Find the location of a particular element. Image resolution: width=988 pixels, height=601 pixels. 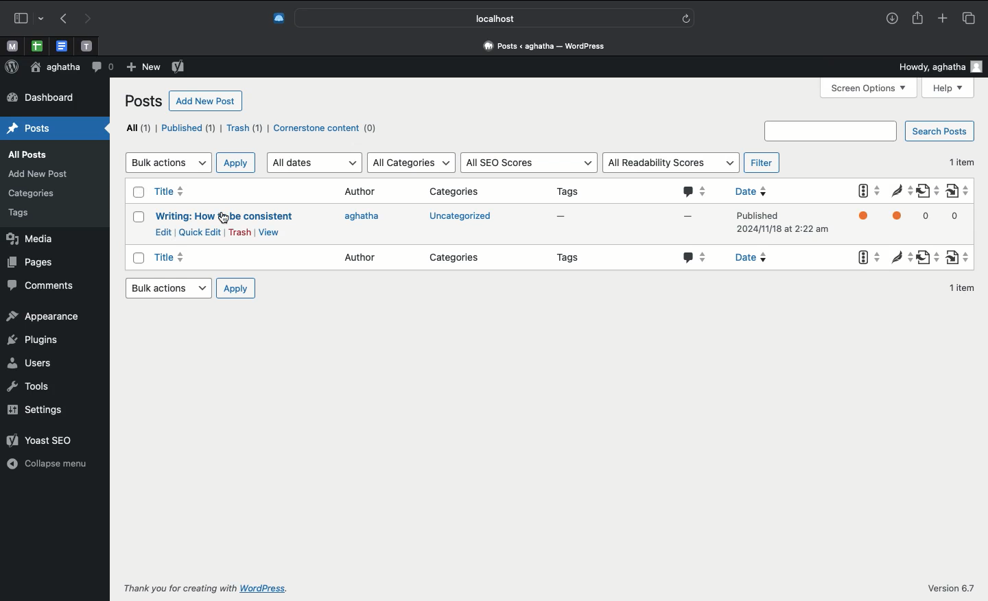

Checkbox is located at coordinates (135, 219).